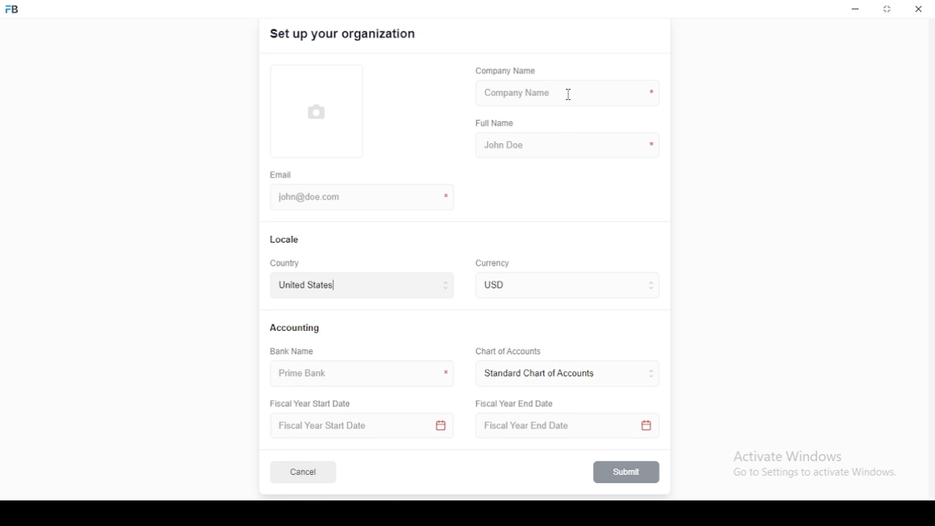  Describe the element at coordinates (344, 34) in the screenshot. I see `set up your organization` at that location.